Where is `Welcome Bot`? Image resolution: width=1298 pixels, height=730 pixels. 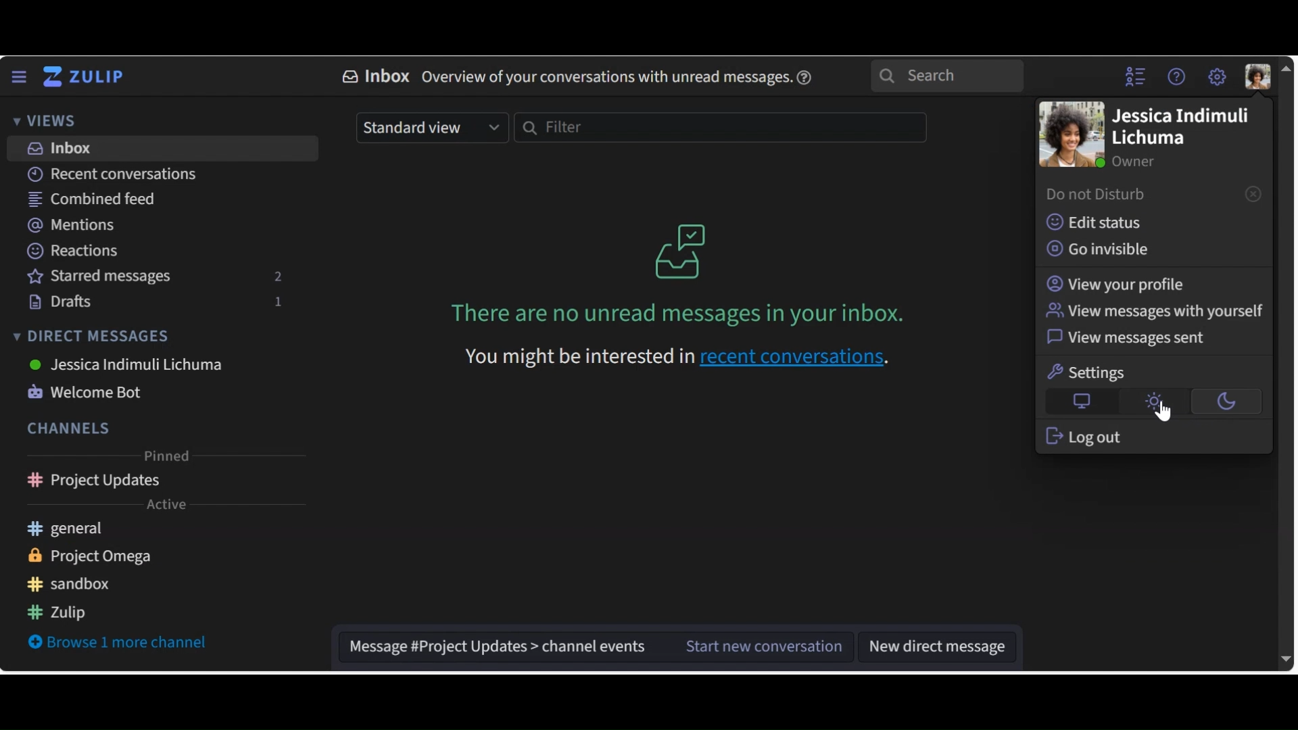
Welcome Bot is located at coordinates (91, 393).